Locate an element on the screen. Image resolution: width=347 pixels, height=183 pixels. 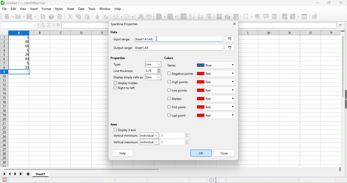
88 is located at coordinates (20, 42).